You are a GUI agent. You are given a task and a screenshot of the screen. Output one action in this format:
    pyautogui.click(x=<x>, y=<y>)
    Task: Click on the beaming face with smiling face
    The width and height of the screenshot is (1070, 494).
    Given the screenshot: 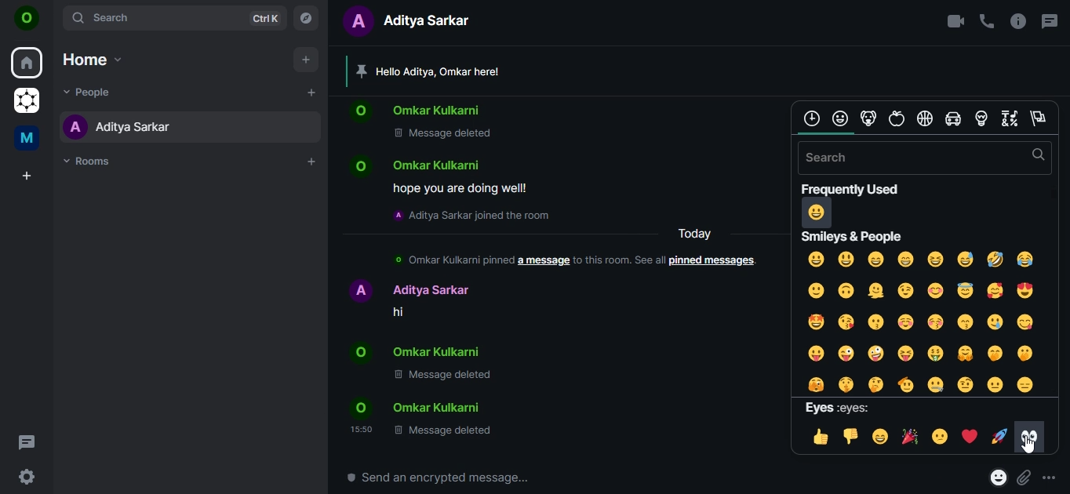 What is the action you would take?
    pyautogui.click(x=905, y=260)
    